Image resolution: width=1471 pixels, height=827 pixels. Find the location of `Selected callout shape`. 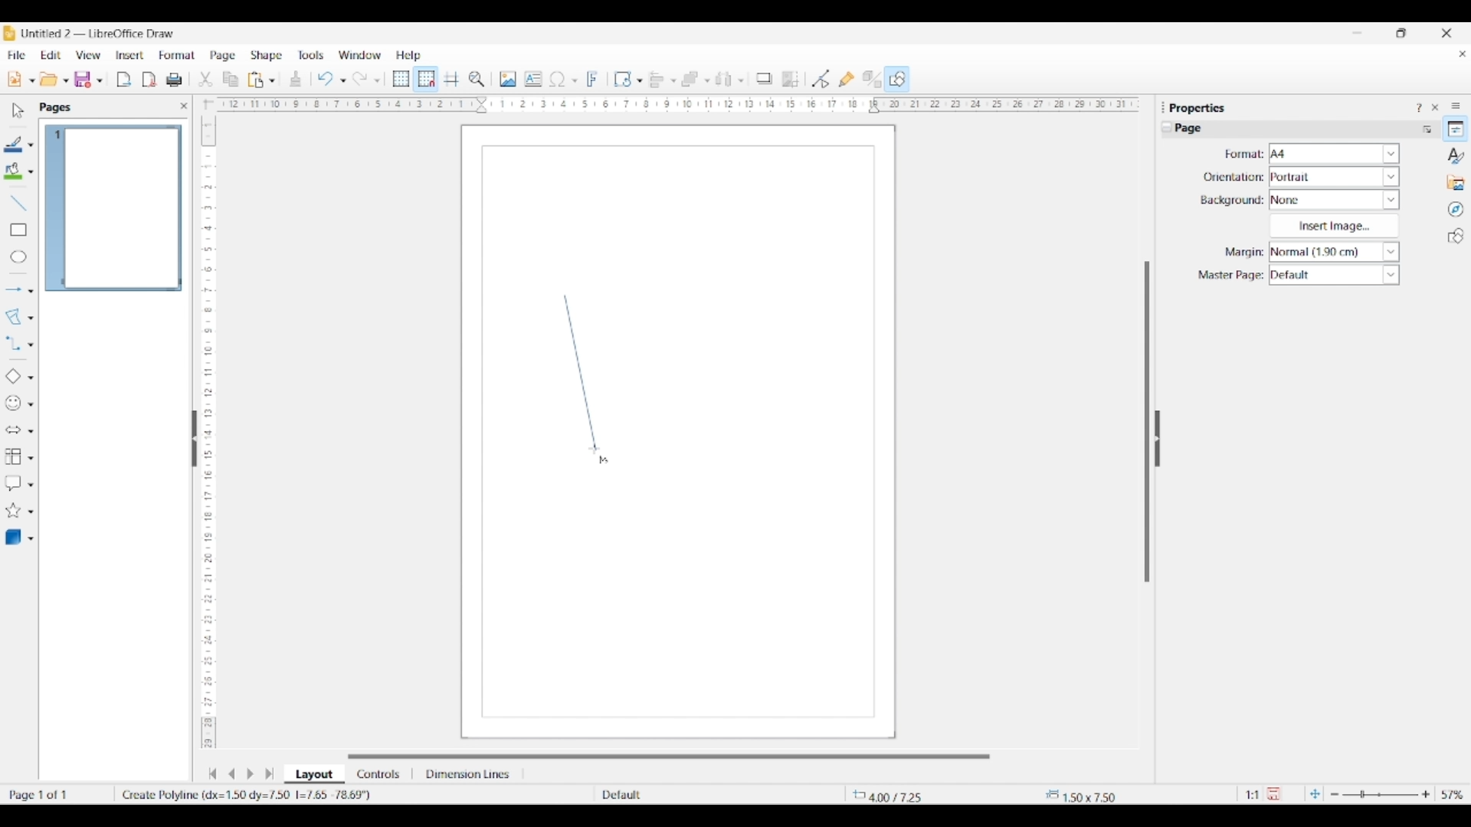

Selected callout shape is located at coordinates (13, 483).